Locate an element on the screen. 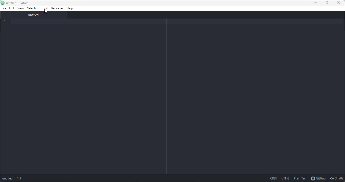 This screenshot has height=182, width=345. selection is located at coordinates (33, 9).